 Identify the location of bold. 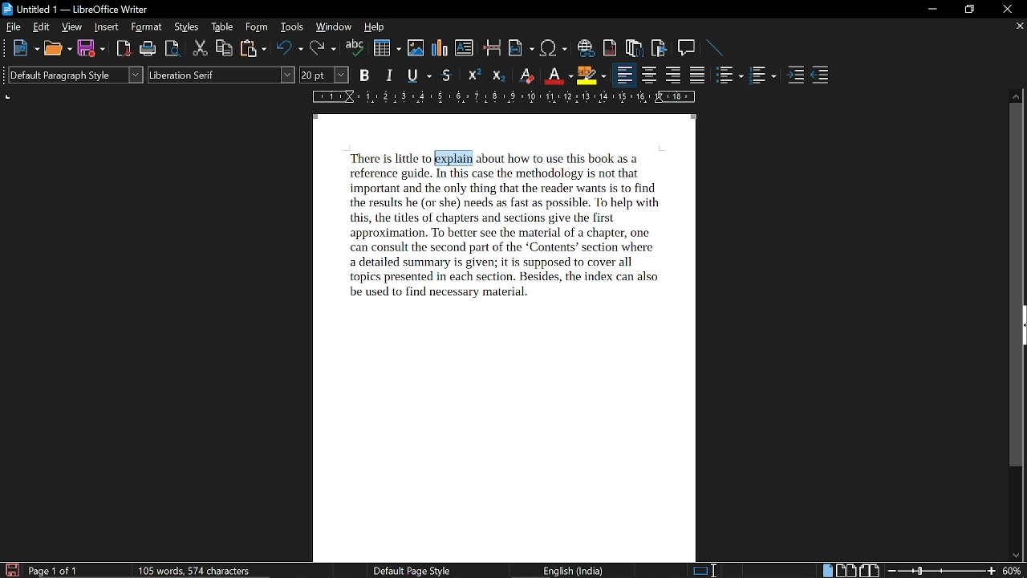
(365, 75).